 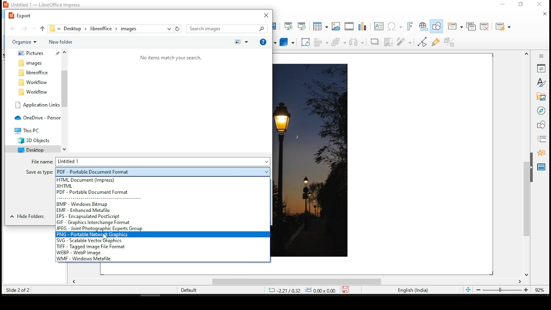 What do you see at coordinates (320, 25) in the screenshot?
I see `tables` at bounding box center [320, 25].